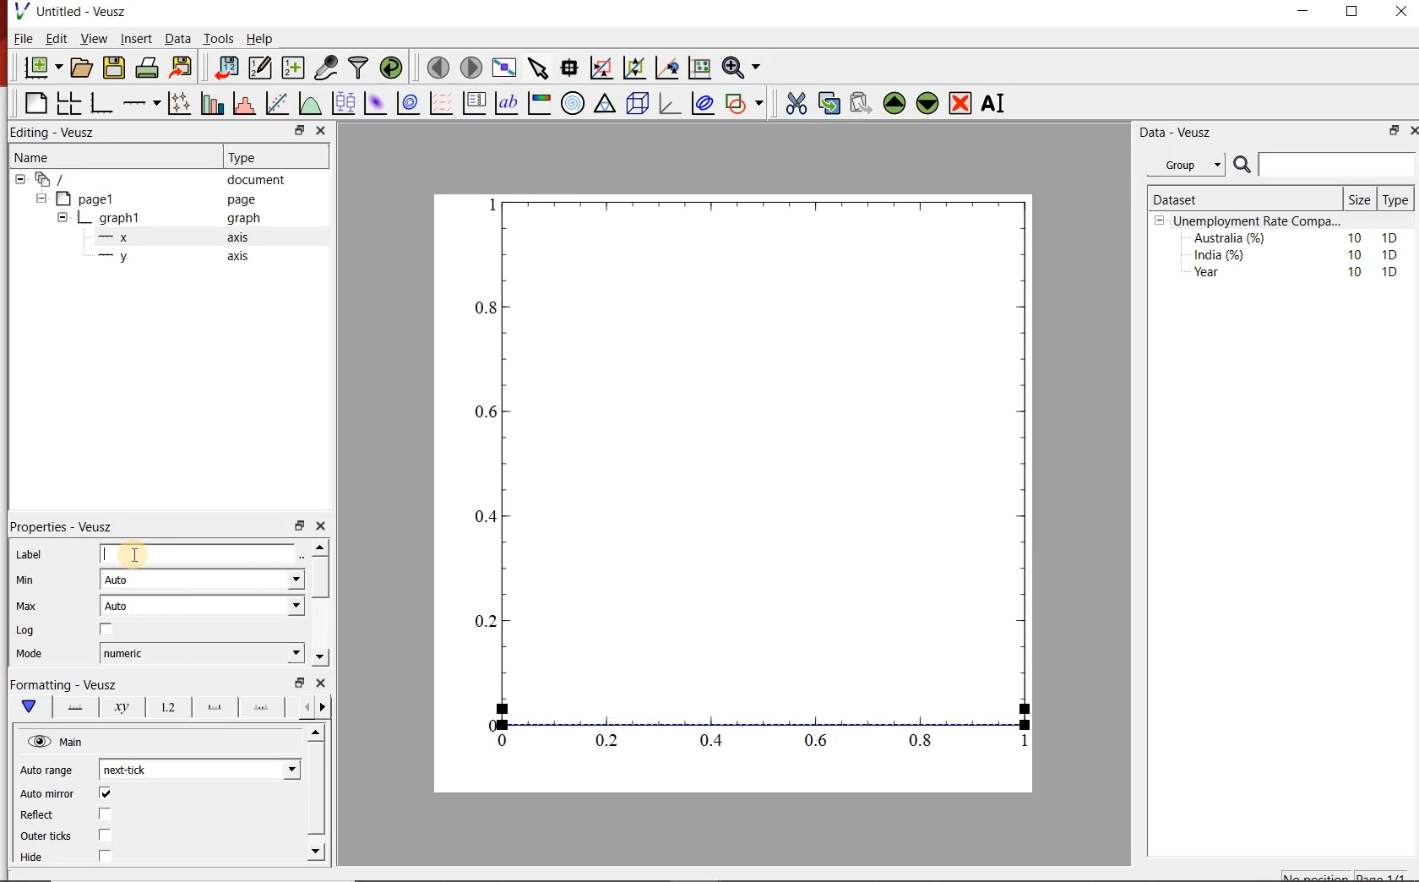 The height and width of the screenshot is (882, 1419). Describe the element at coordinates (602, 68) in the screenshot. I see `click or draw rectangle on the zoom graph axes` at that location.